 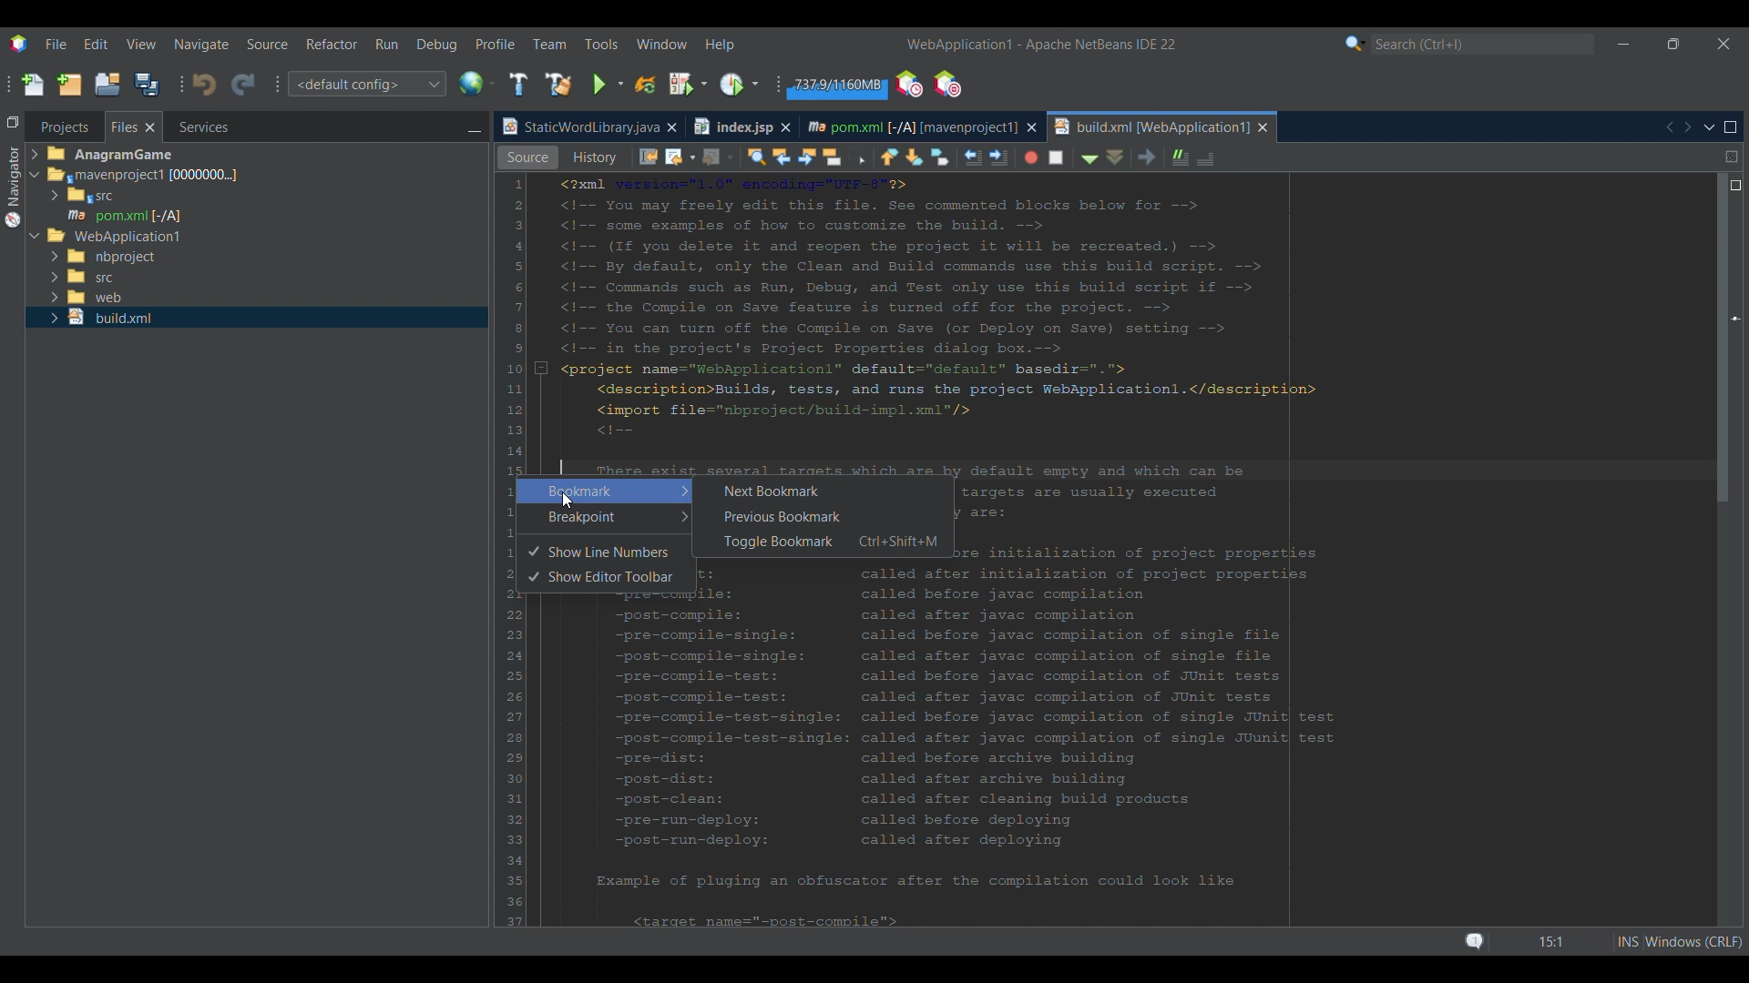 I want to click on Back options, so click(x=840, y=157).